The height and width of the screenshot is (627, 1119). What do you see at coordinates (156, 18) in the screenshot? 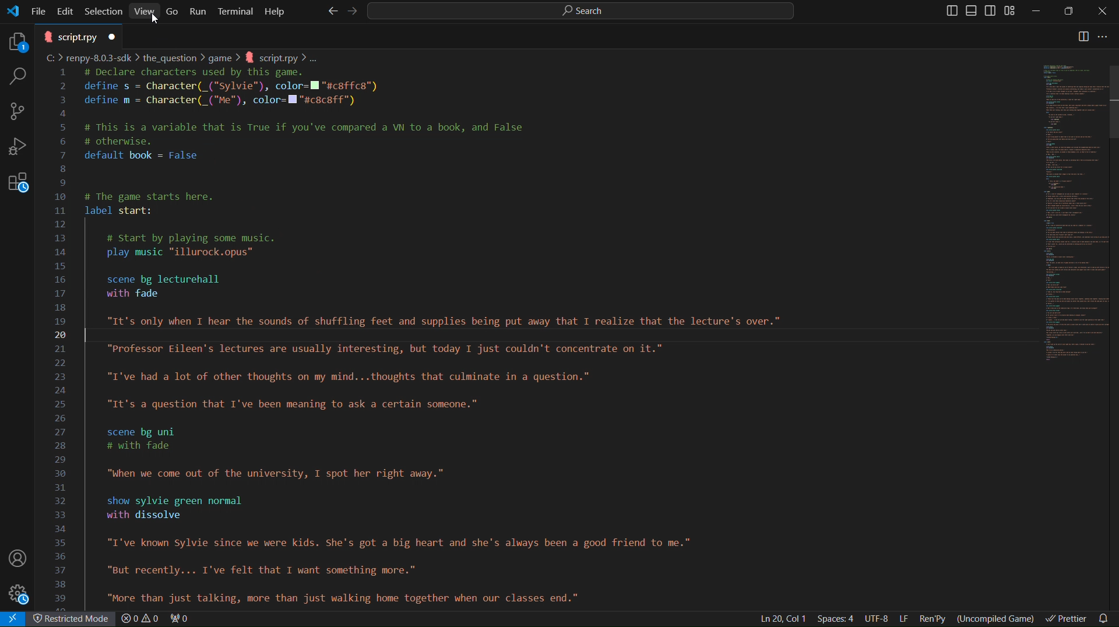
I see `Cursor` at bounding box center [156, 18].